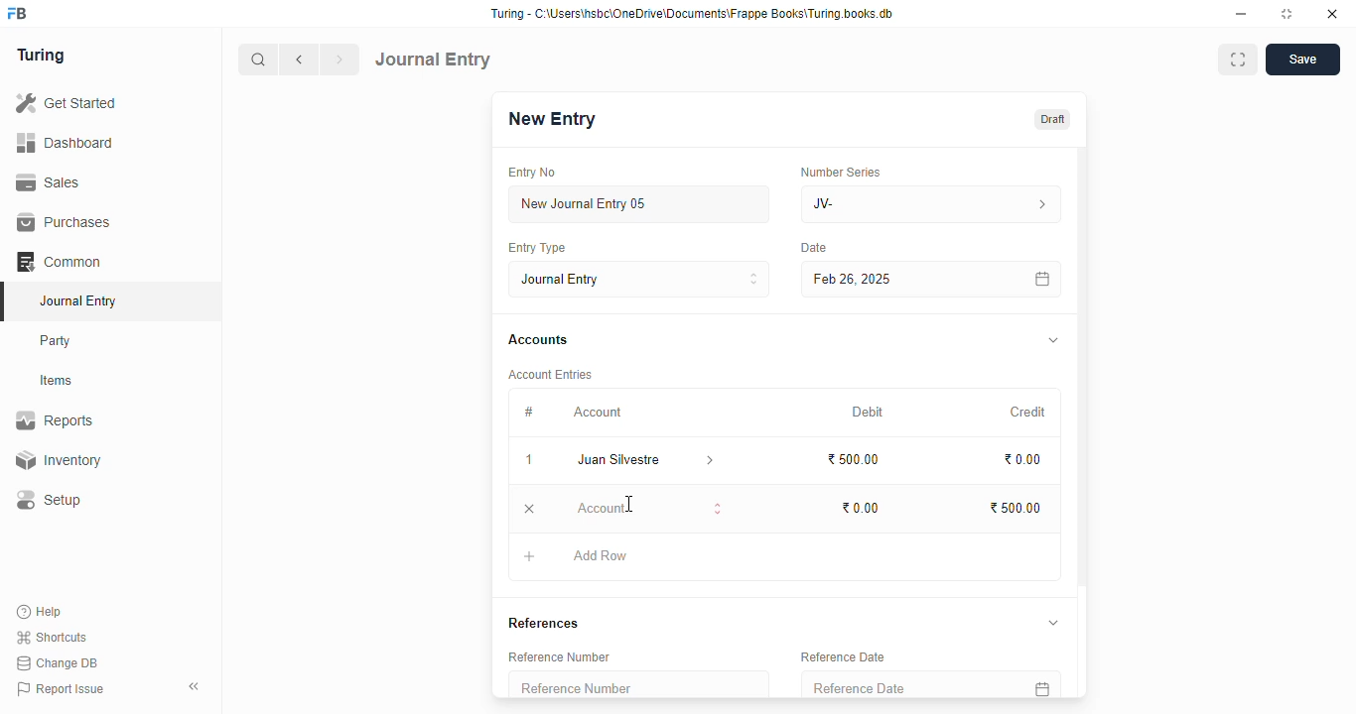  I want to click on Feb 26, 2025, so click(888, 279).